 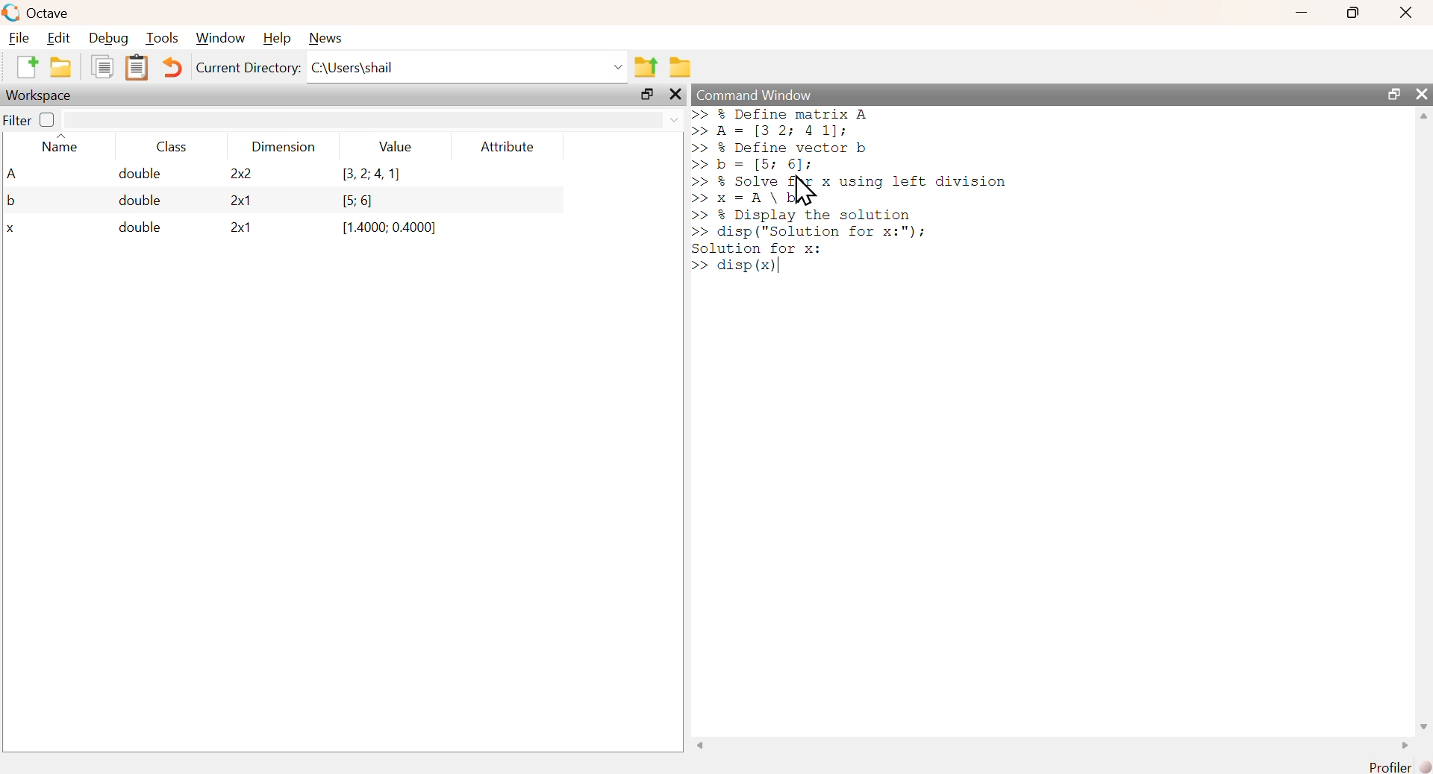 What do you see at coordinates (648, 67) in the screenshot?
I see `one directory up` at bounding box center [648, 67].